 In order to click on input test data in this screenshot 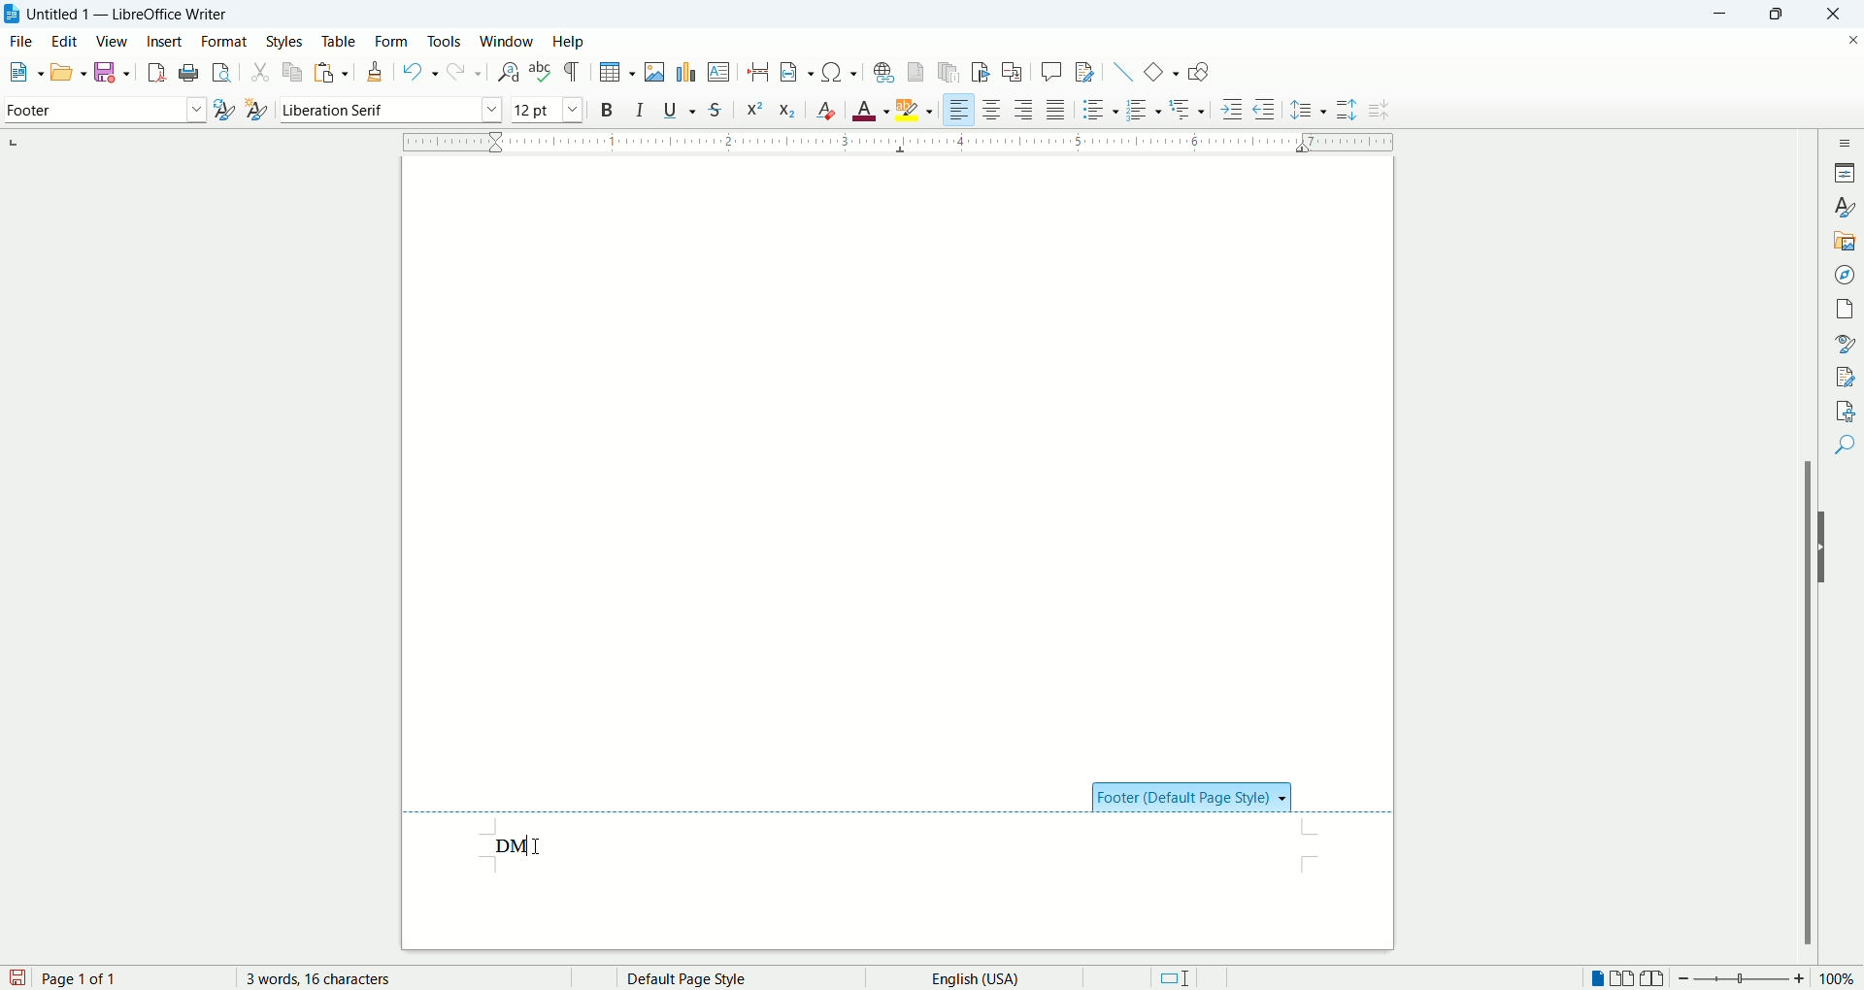, I will do `click(520, 845)`.